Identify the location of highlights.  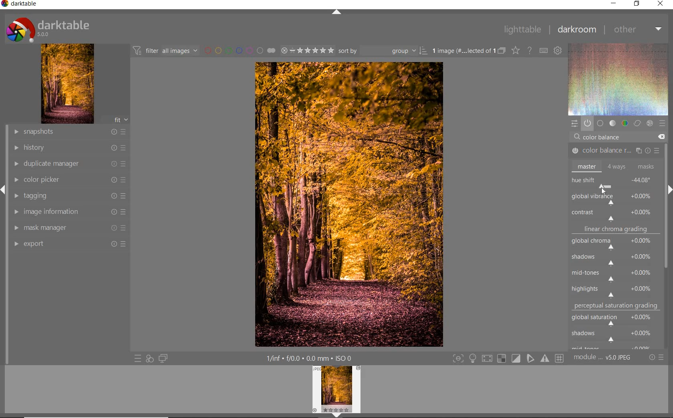
(617, 289).